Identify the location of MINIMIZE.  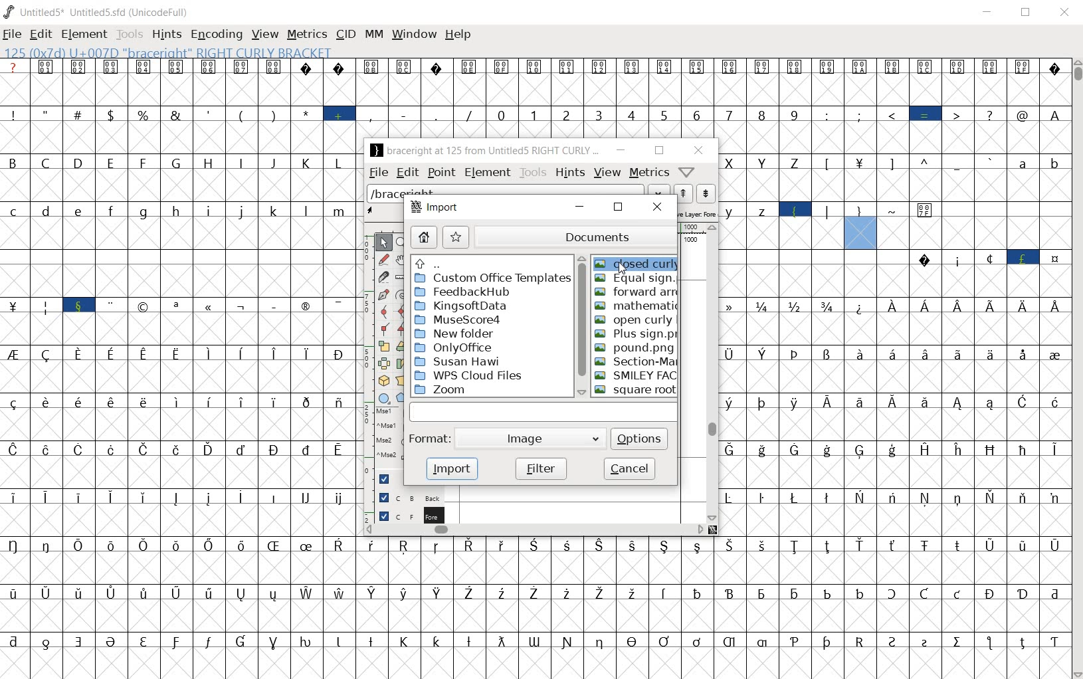
(989, 12).